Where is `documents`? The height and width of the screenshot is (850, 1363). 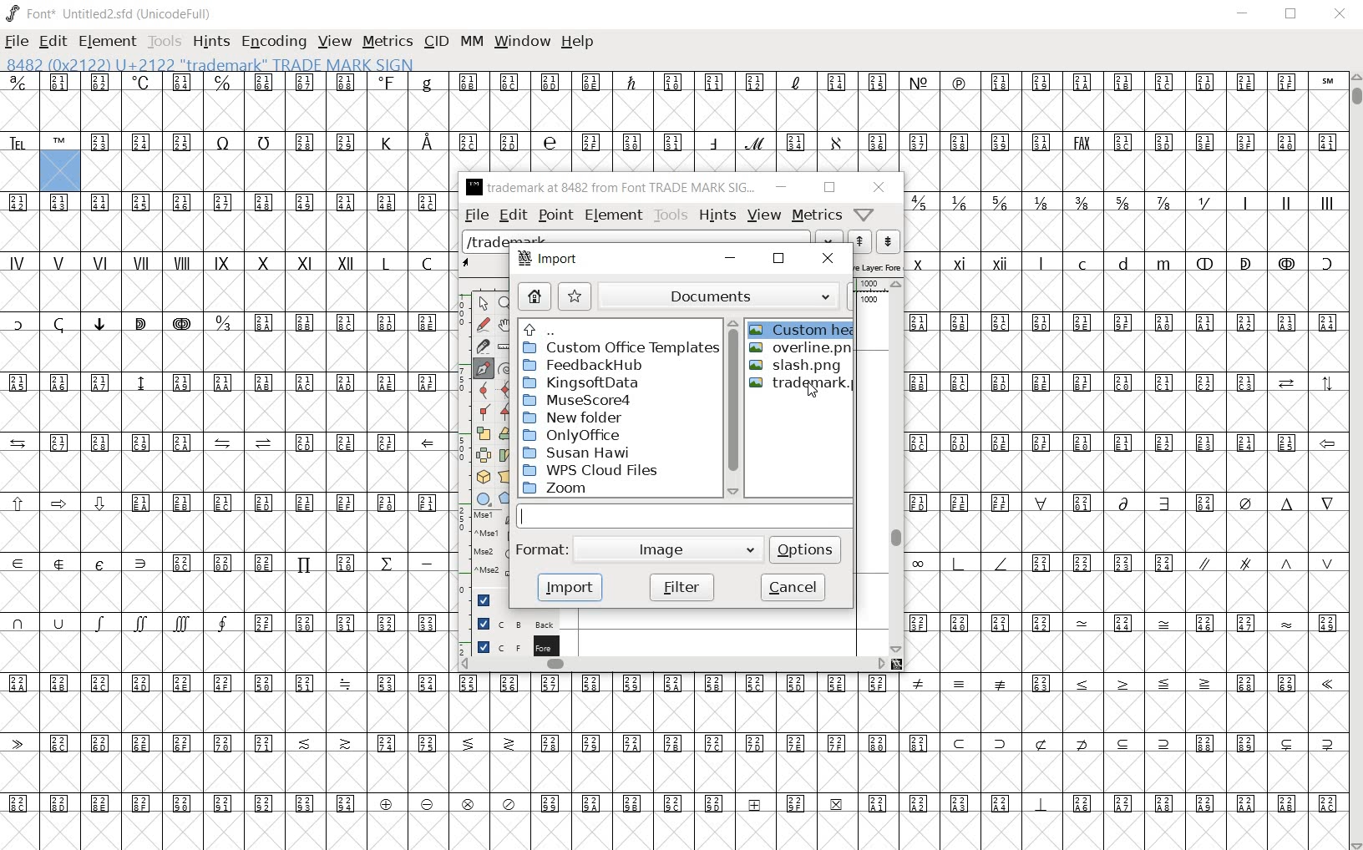 documents is located at coordinates (727, 295).